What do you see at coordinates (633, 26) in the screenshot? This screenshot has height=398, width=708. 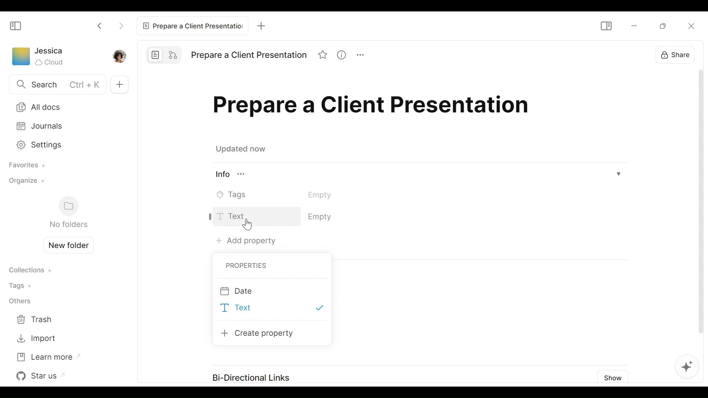 I see `minimize` at bounding box center [633, 26].